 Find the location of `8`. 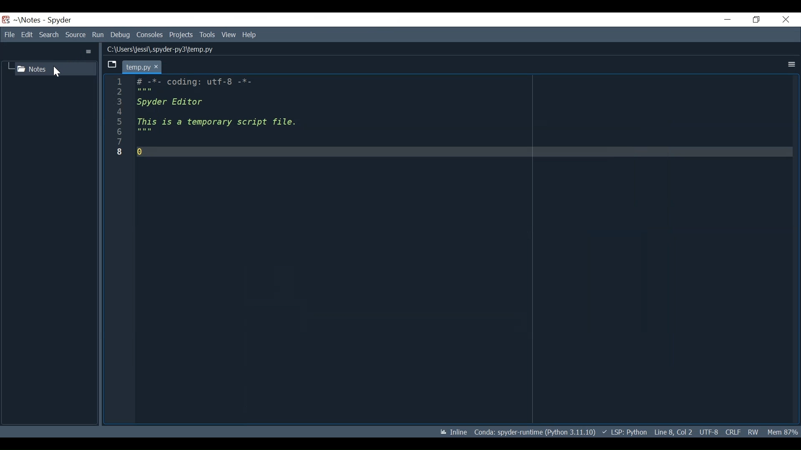

8 is located at coordinates (117, 152).